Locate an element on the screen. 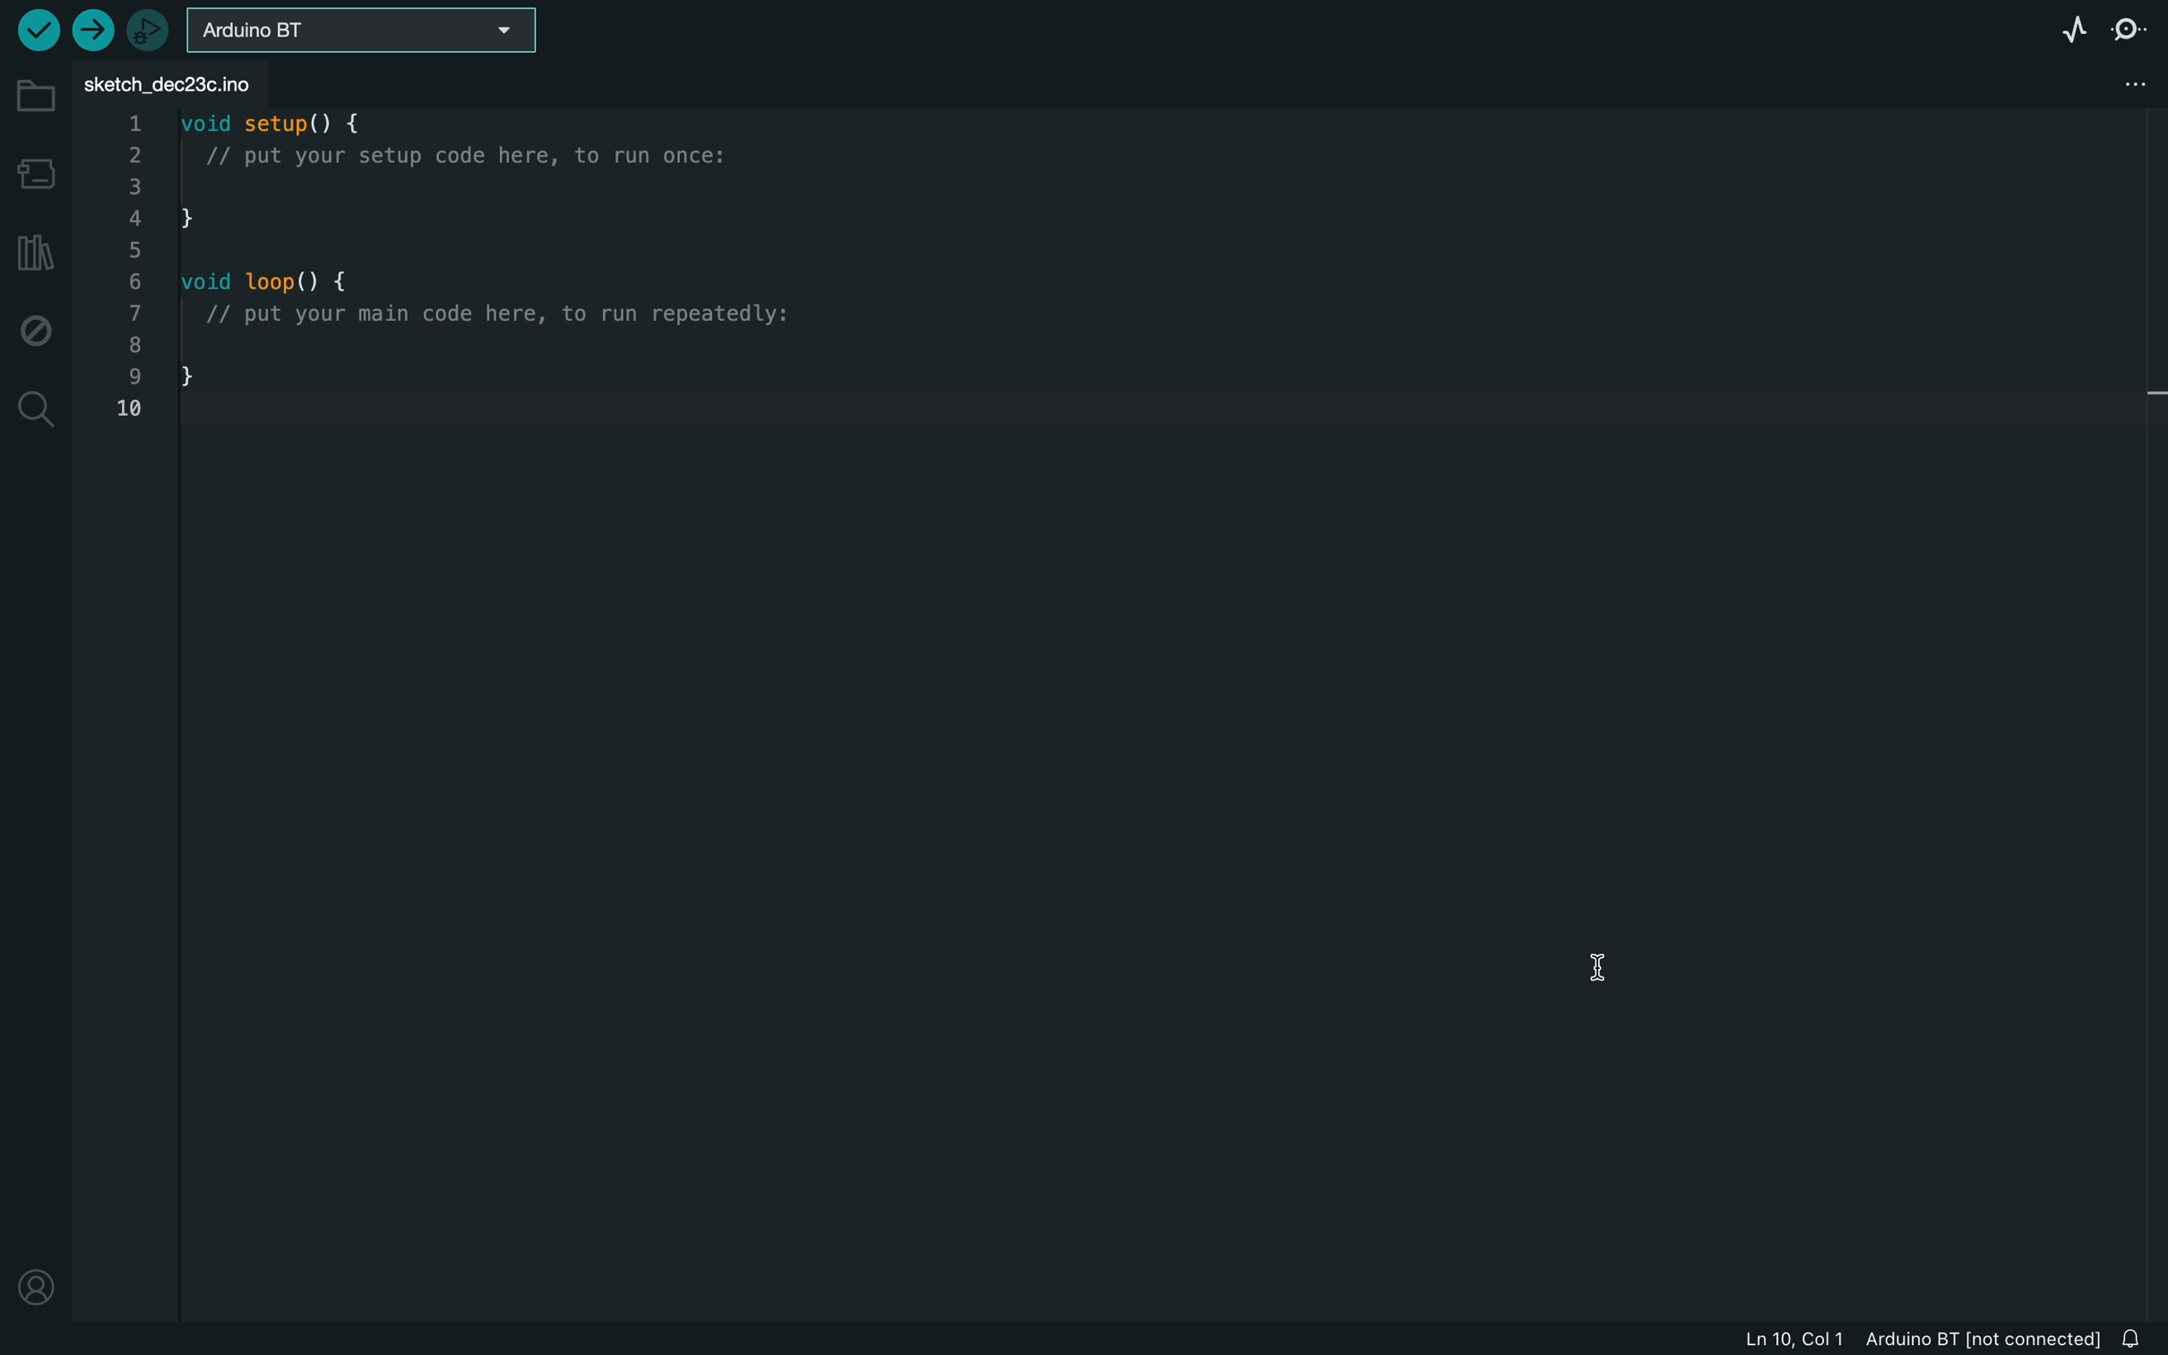  library manager is located at coordinates (37, 258).